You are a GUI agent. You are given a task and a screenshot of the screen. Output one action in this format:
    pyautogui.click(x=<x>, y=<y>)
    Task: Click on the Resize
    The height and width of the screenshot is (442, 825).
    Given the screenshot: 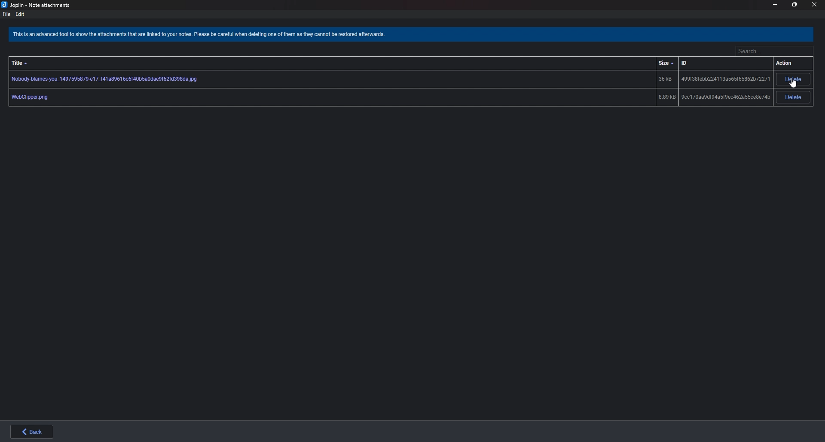 What is the action you would take?
    pyautogui.click(x=795, y=5)
    